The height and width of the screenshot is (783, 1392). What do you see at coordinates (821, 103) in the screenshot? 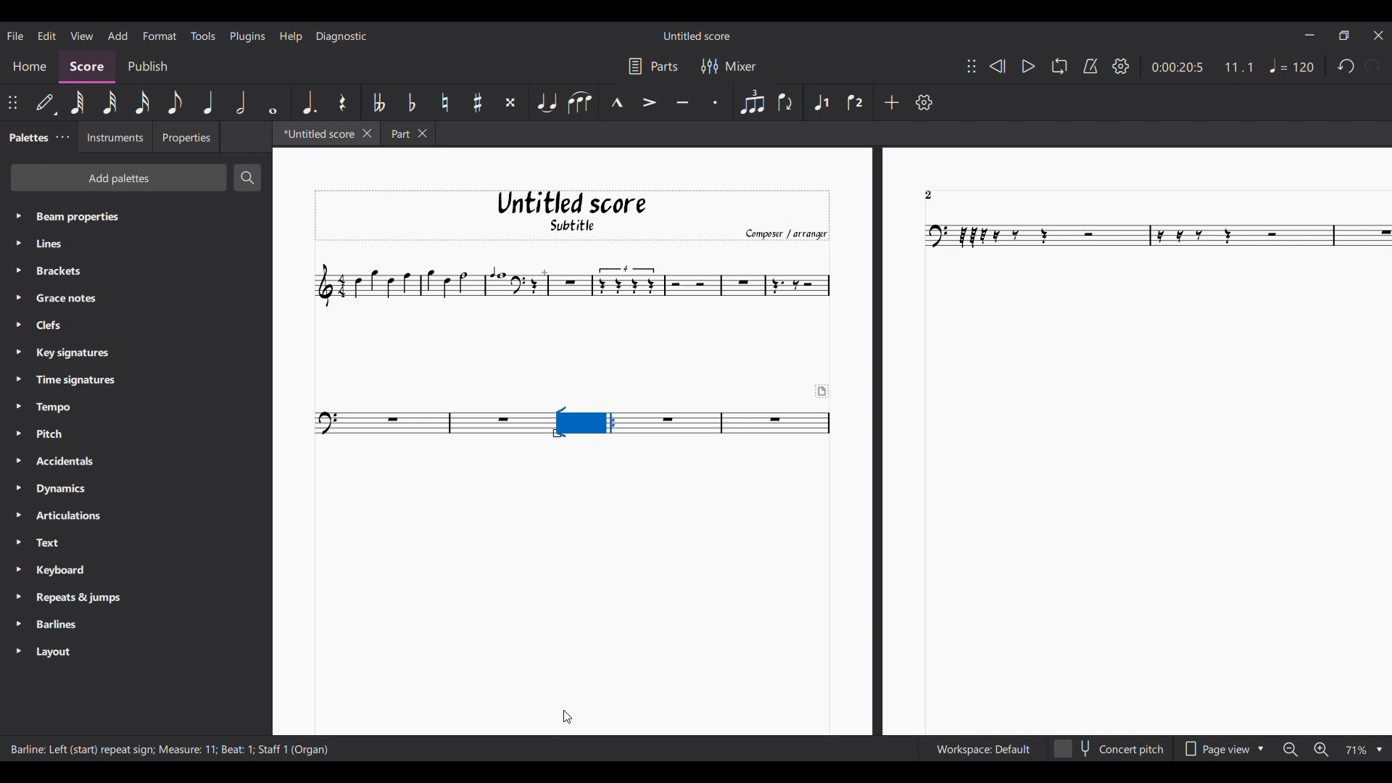
I see `Highlighted due to current selection` at bounding box center [821, 103].